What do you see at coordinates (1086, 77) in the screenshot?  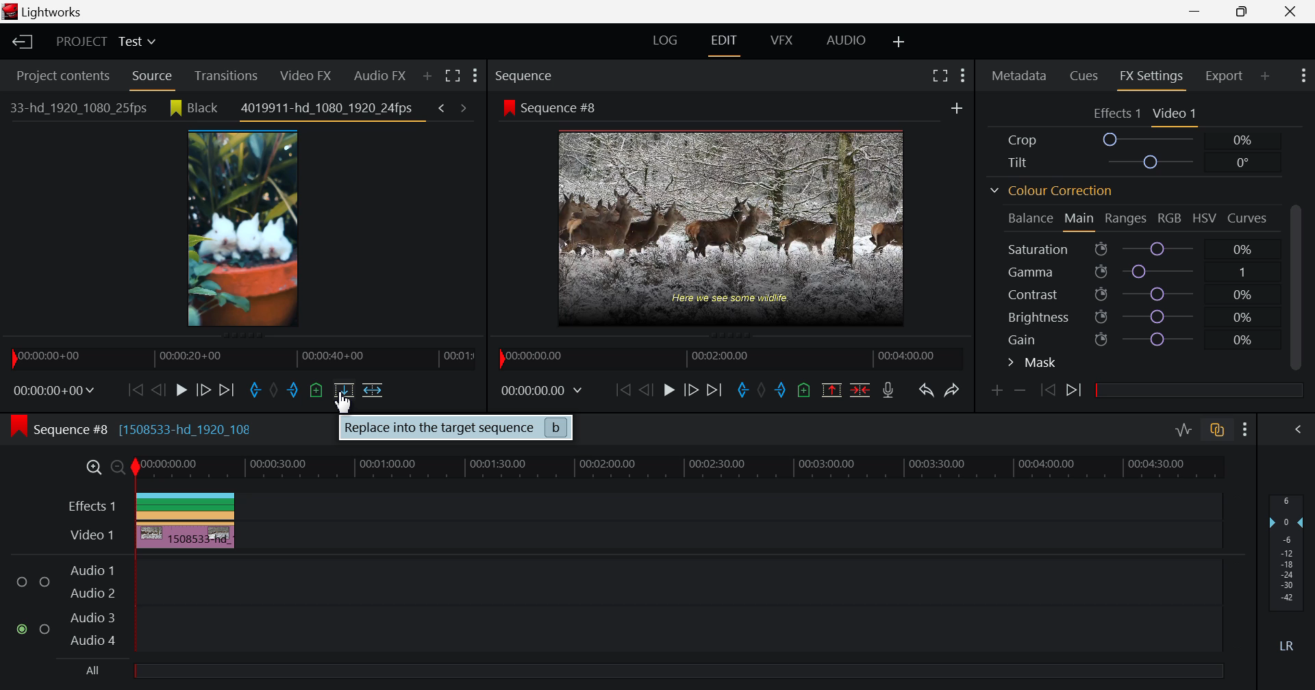 I see `Cues` at bounding box center [1086, 77].